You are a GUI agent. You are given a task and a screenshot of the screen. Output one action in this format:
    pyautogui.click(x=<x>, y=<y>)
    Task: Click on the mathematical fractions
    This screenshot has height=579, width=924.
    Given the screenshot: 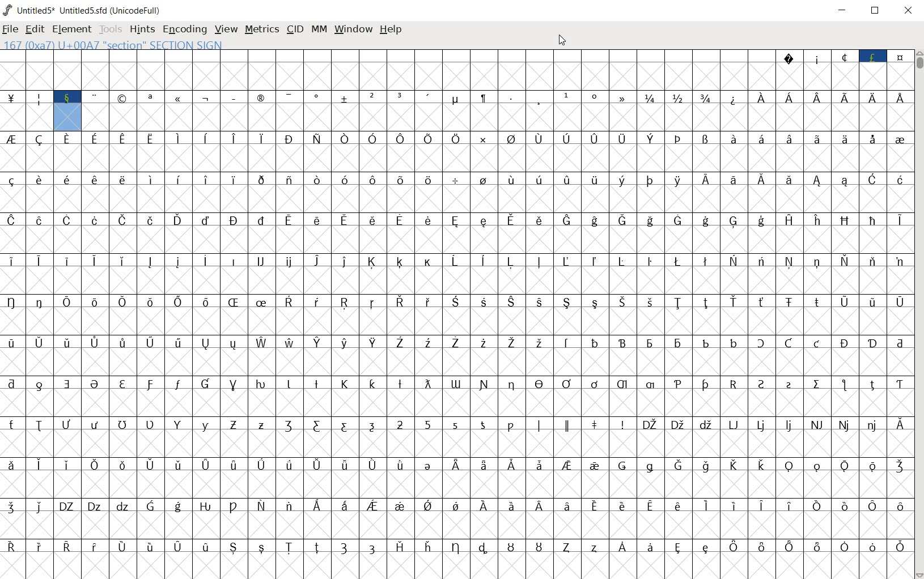 What is the action you would take?
    pyautogui.click(x=679, y=110)
    